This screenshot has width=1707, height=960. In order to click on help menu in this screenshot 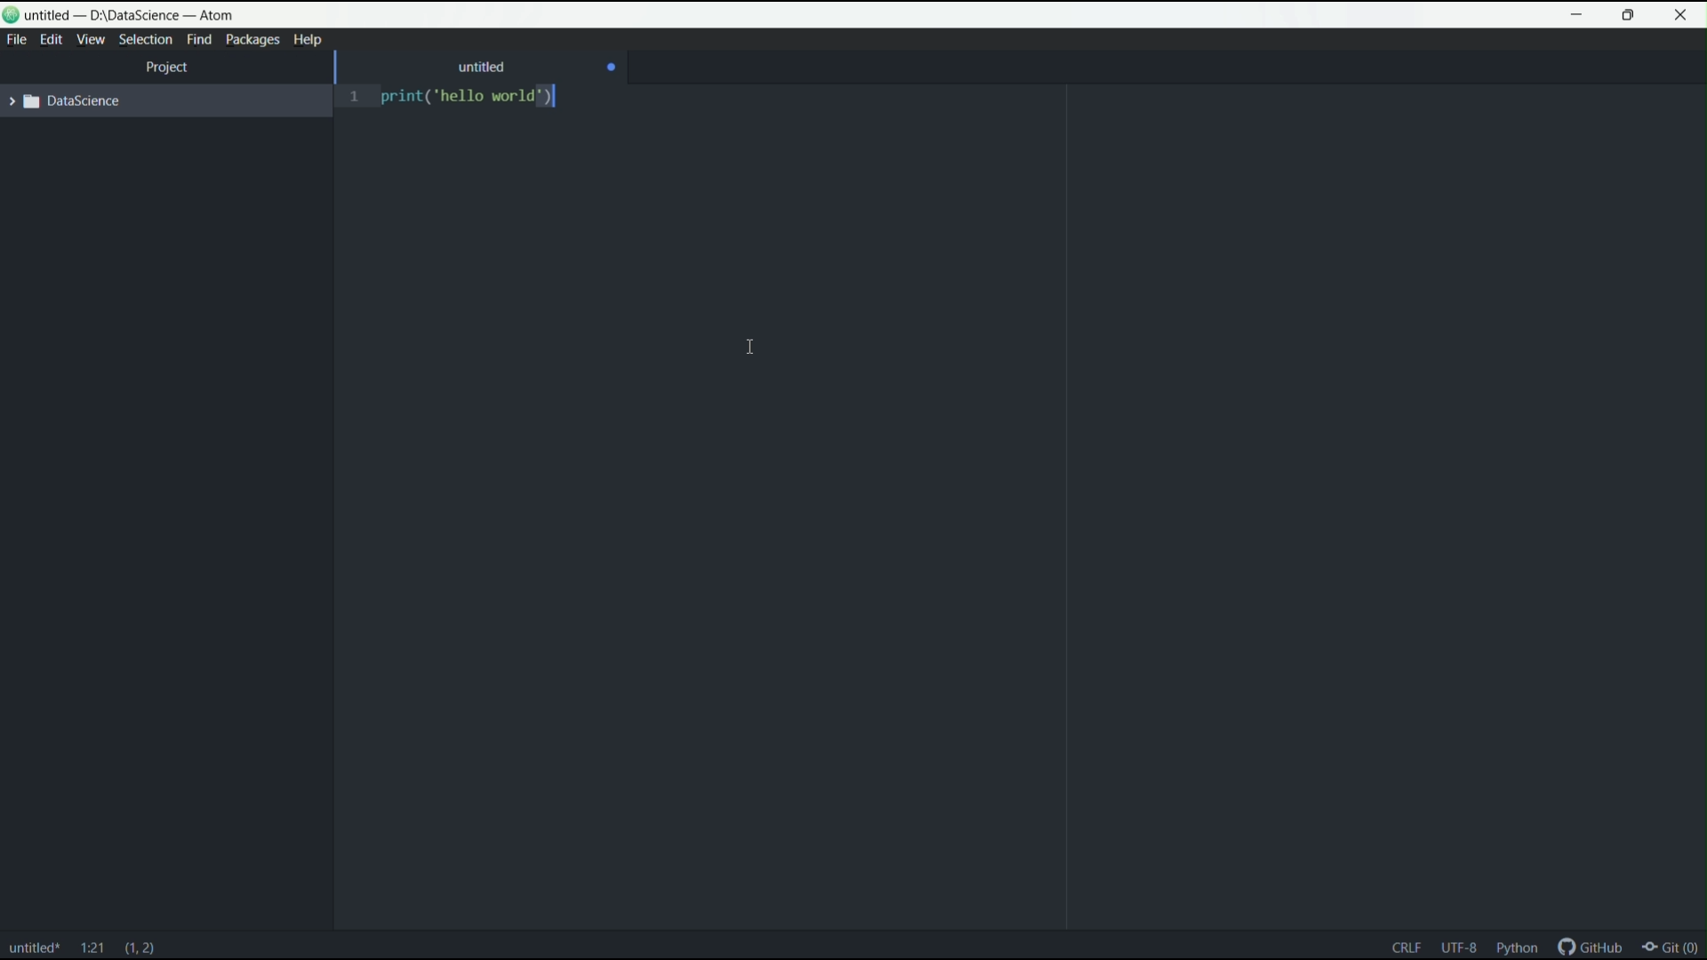, I will do `click(306, 39)`.